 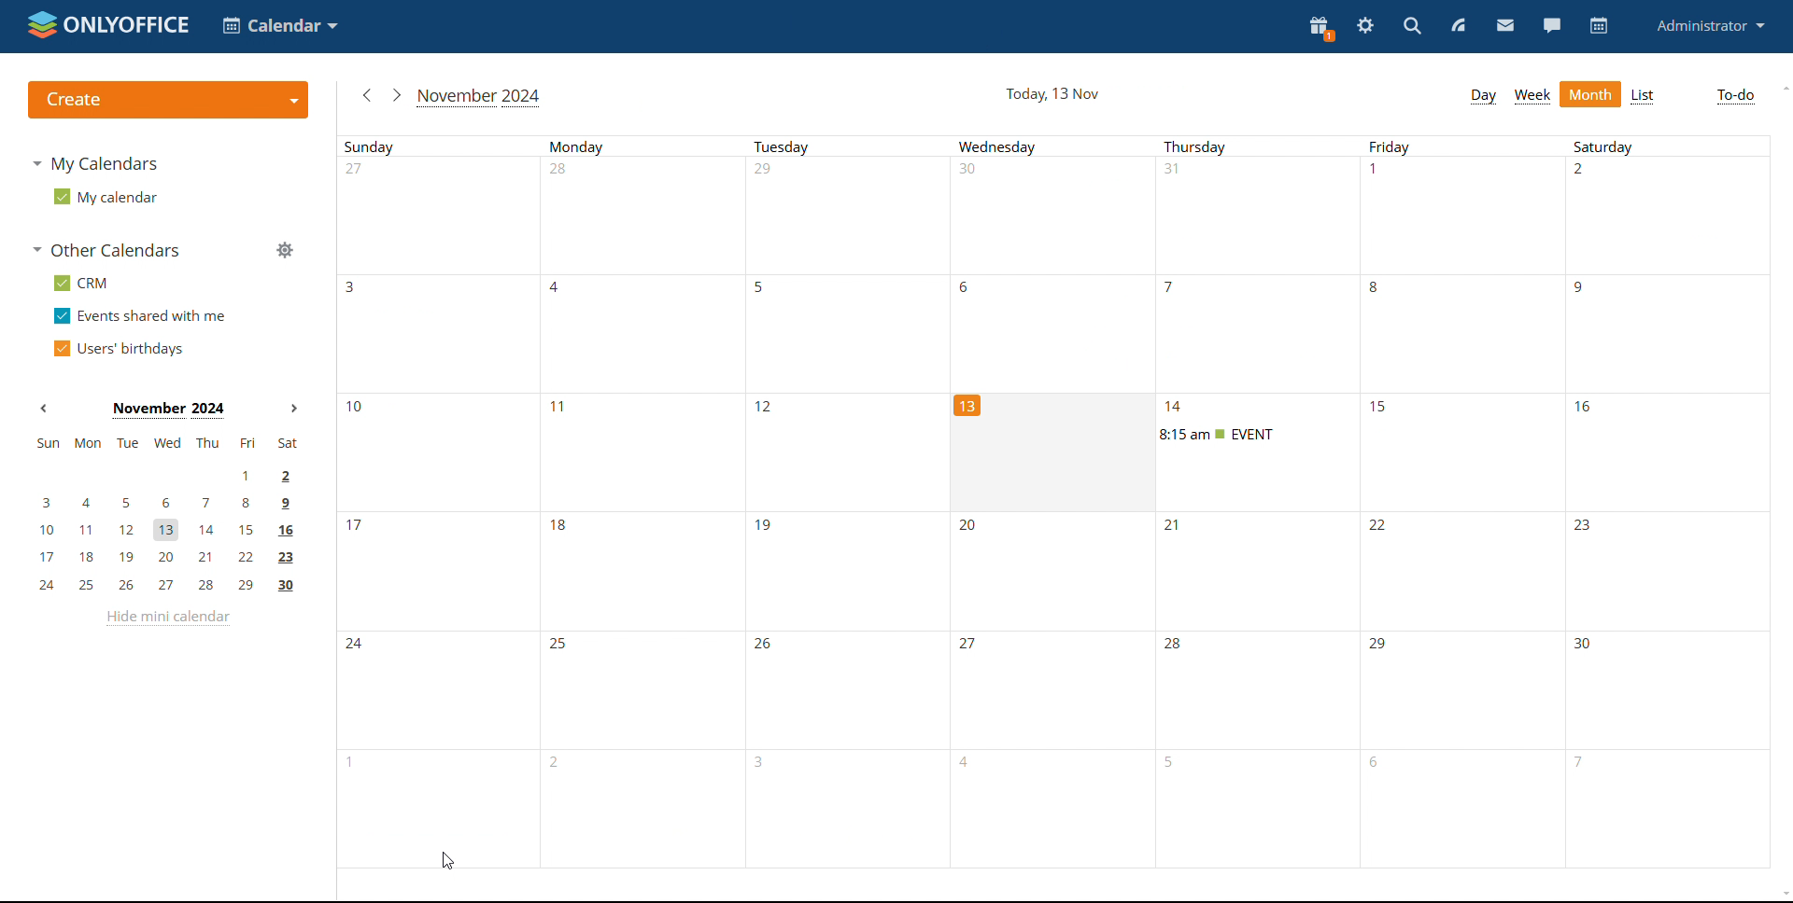 I want to click on mini calendar, so click(x=165, y=517).